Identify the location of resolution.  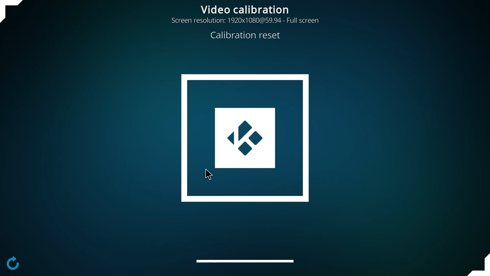
(247, 20).